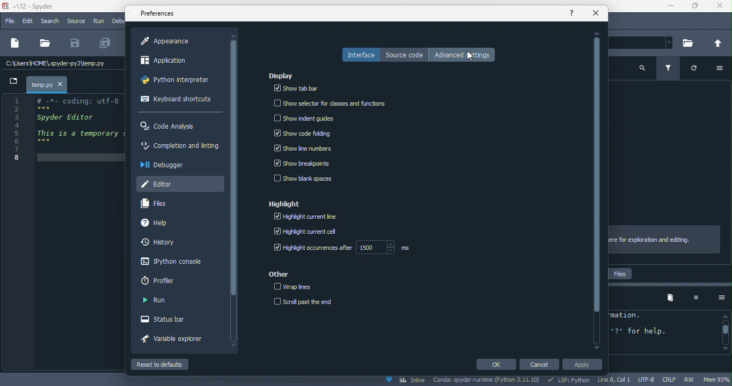 The height and width of the screenshot is (386, 732). What do you see at coordinates (290, 205) in the screenshot?
I see `highlight` at bounding box center [290, 205].